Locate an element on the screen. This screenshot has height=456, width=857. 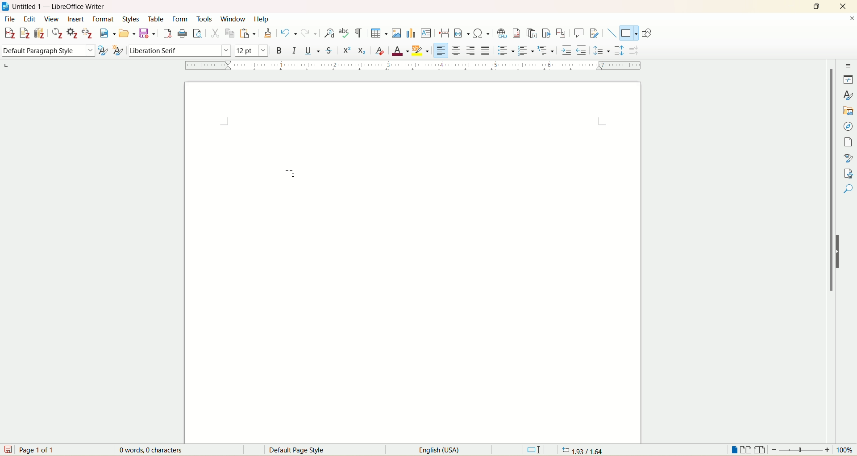
print preview is located at coordinates (198, 33).